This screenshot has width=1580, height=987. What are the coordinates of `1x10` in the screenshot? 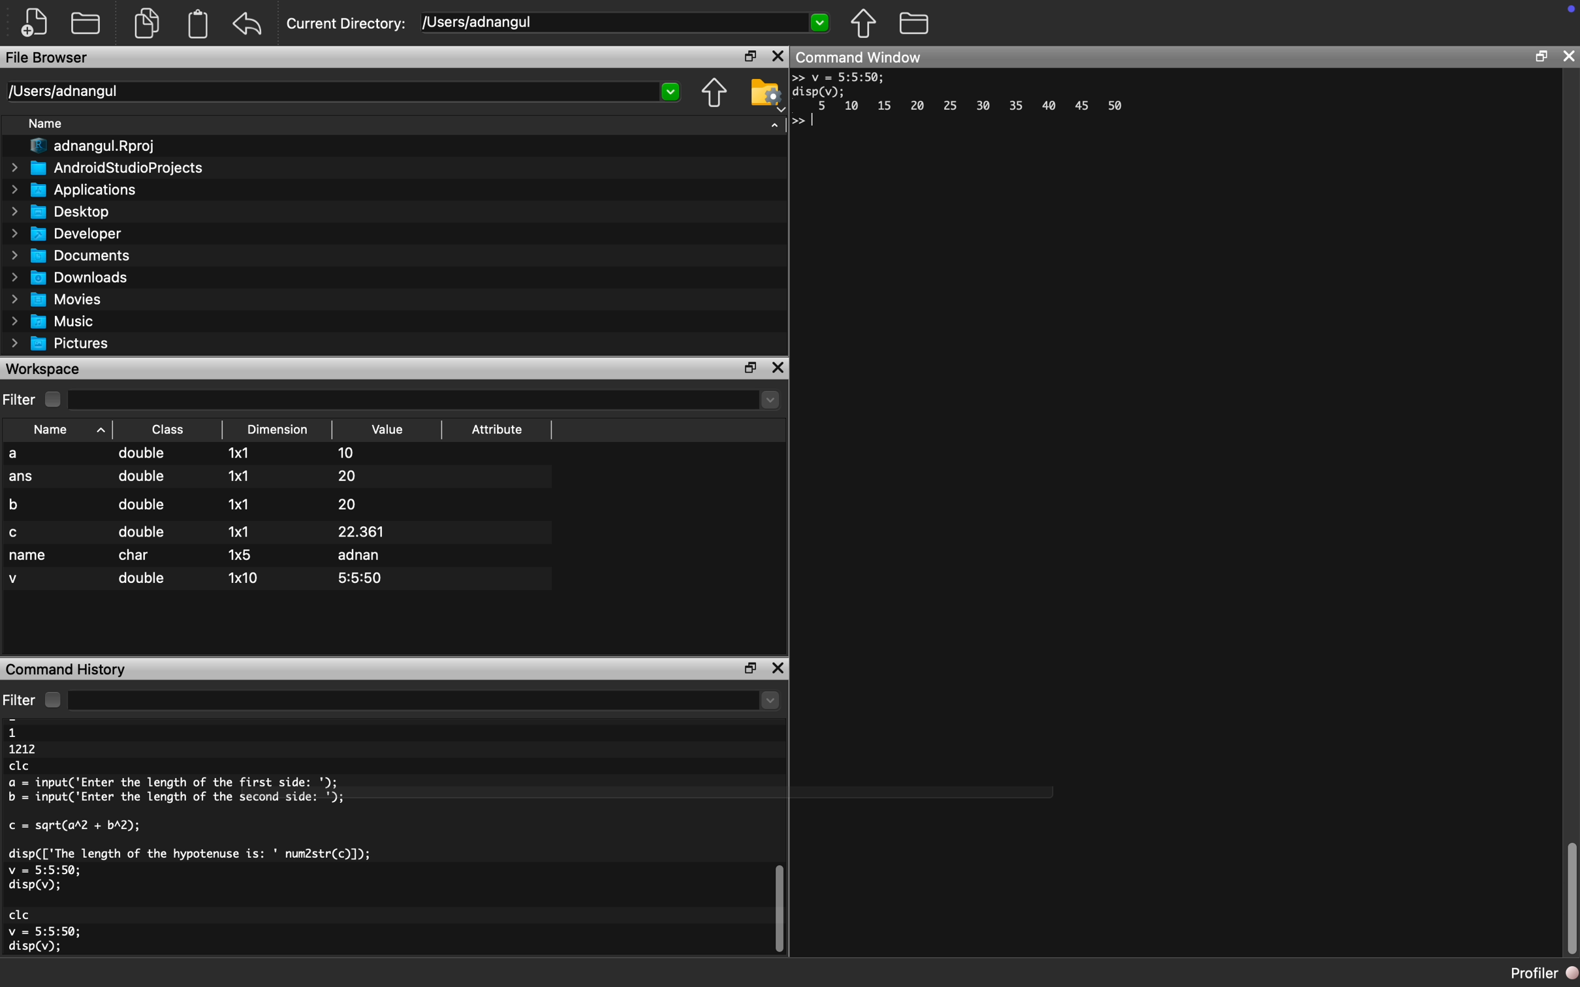 It's located at (245, 577).